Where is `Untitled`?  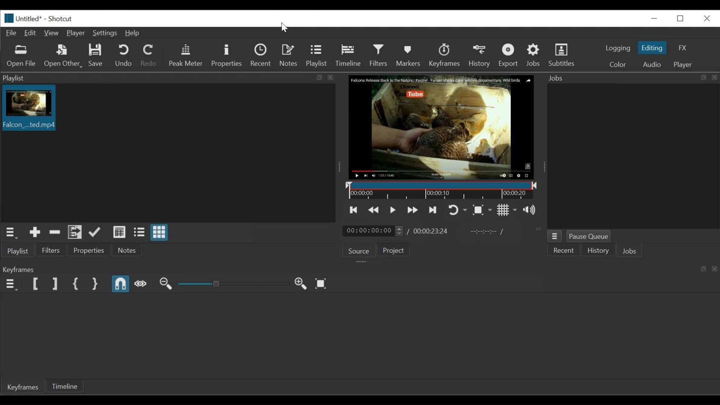 Untitled is located at coordinates (21, 18).